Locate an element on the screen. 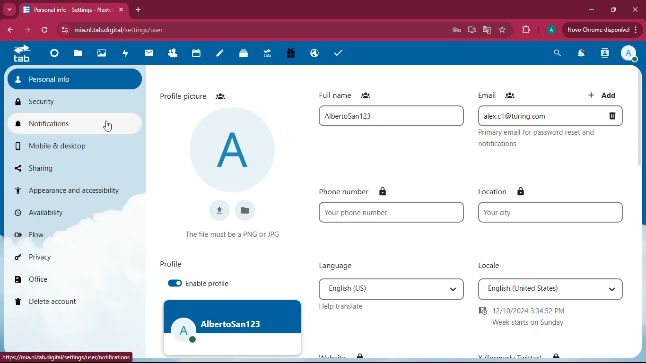 This screenshot has height=363, width=646. profile picture is located at coordinates (231, 151).